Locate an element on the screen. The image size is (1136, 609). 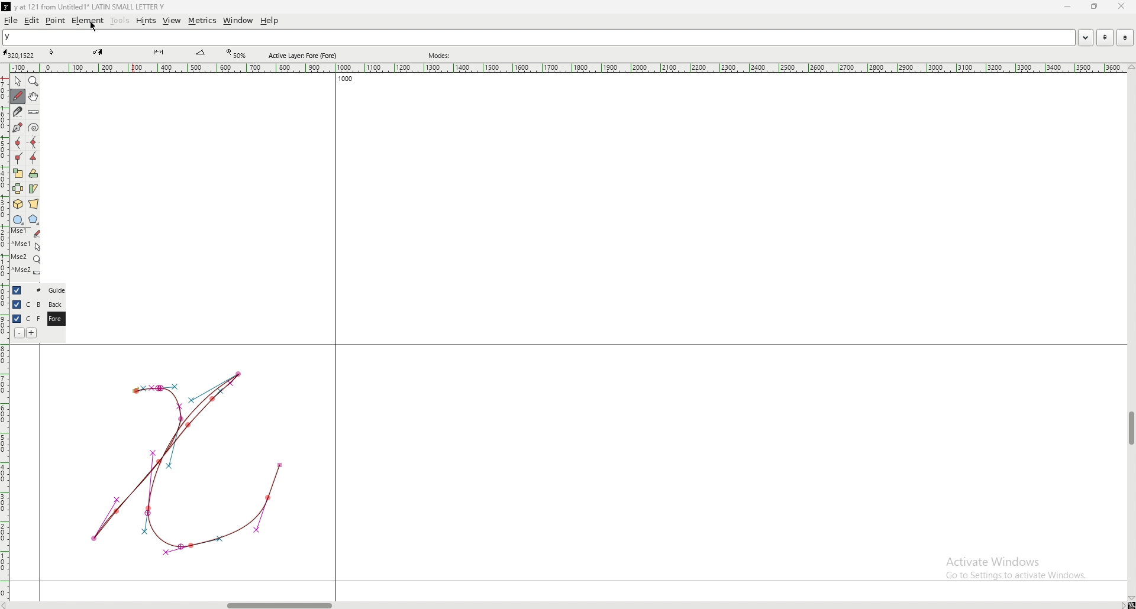
active layer is located at coordinates (305, 56).